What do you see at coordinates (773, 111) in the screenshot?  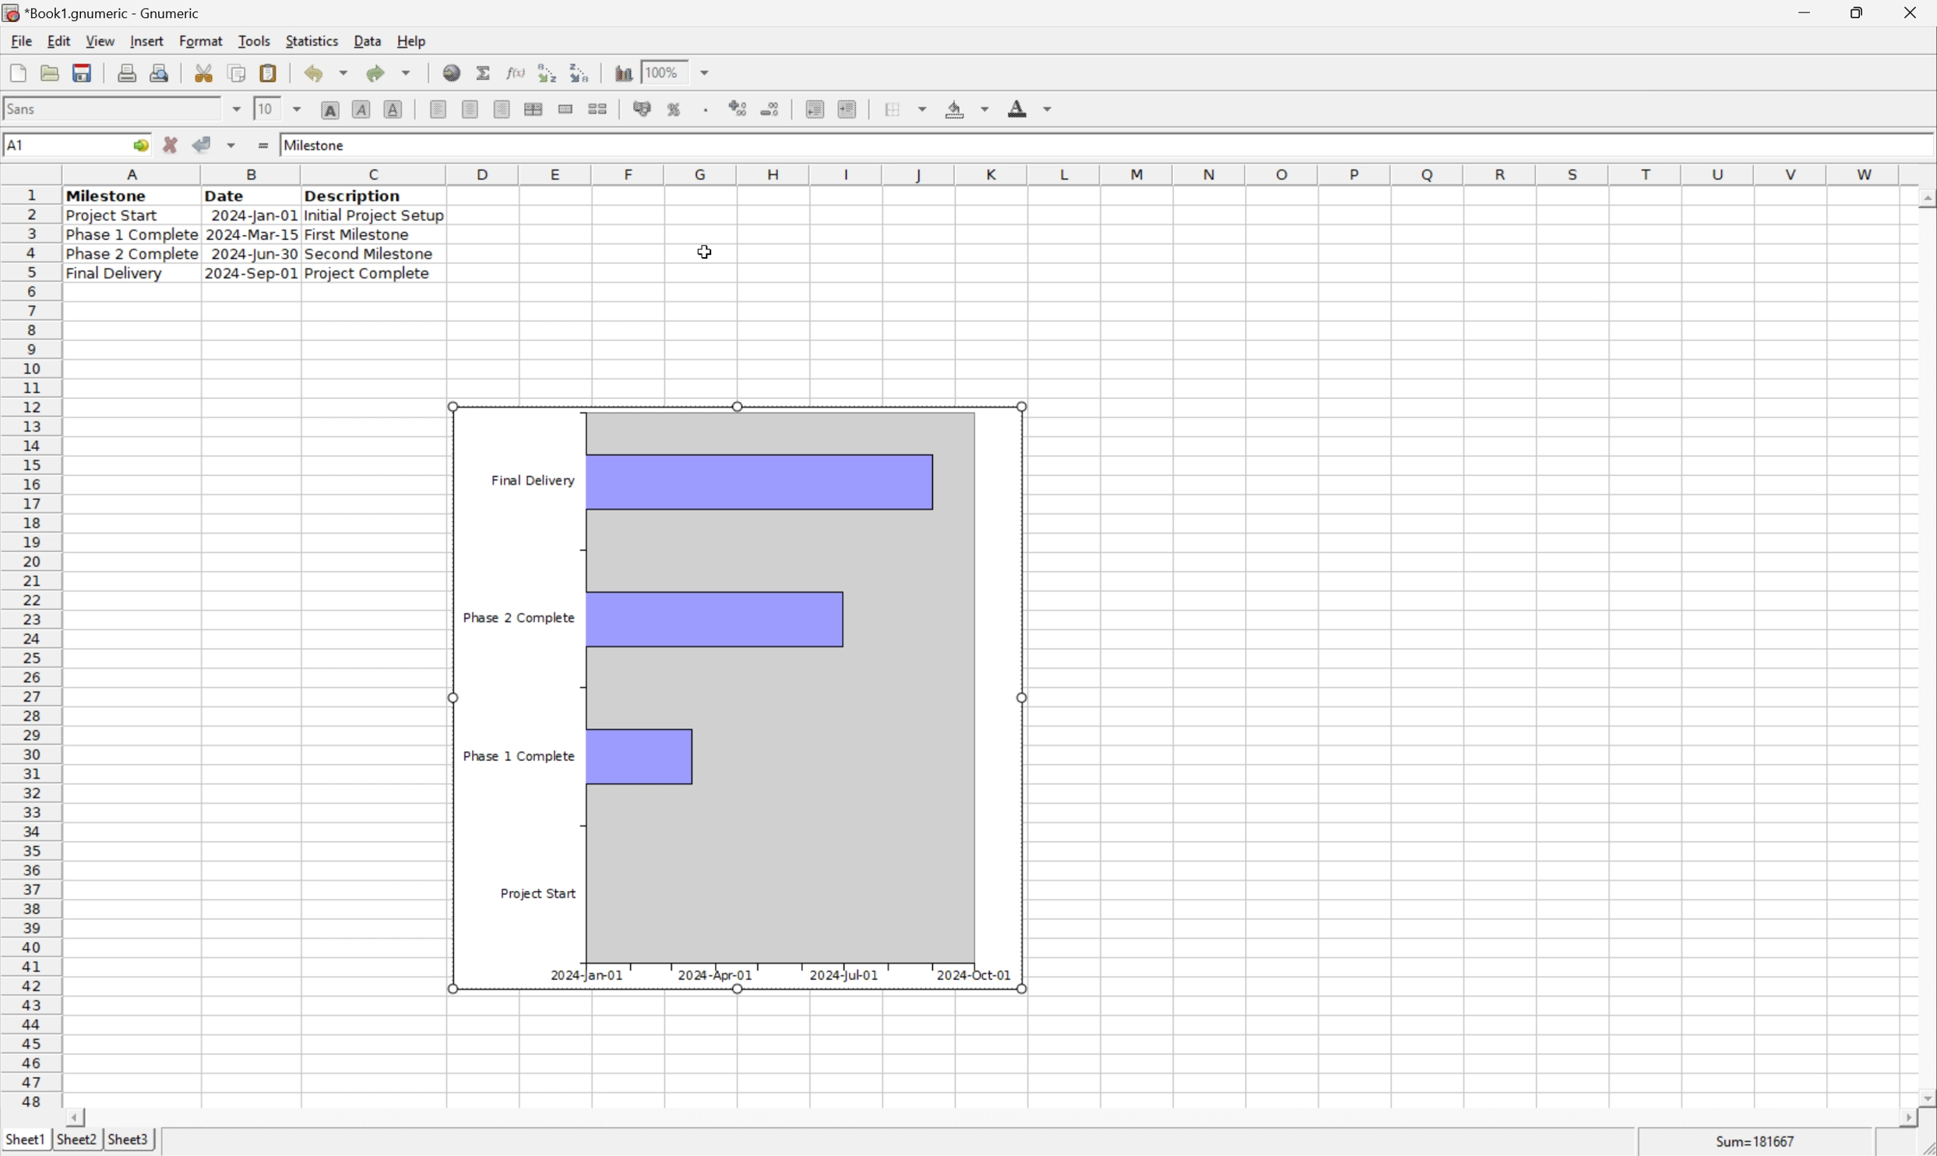 I see `decrease number of decimals displayed` at bounding box center [773, 111].